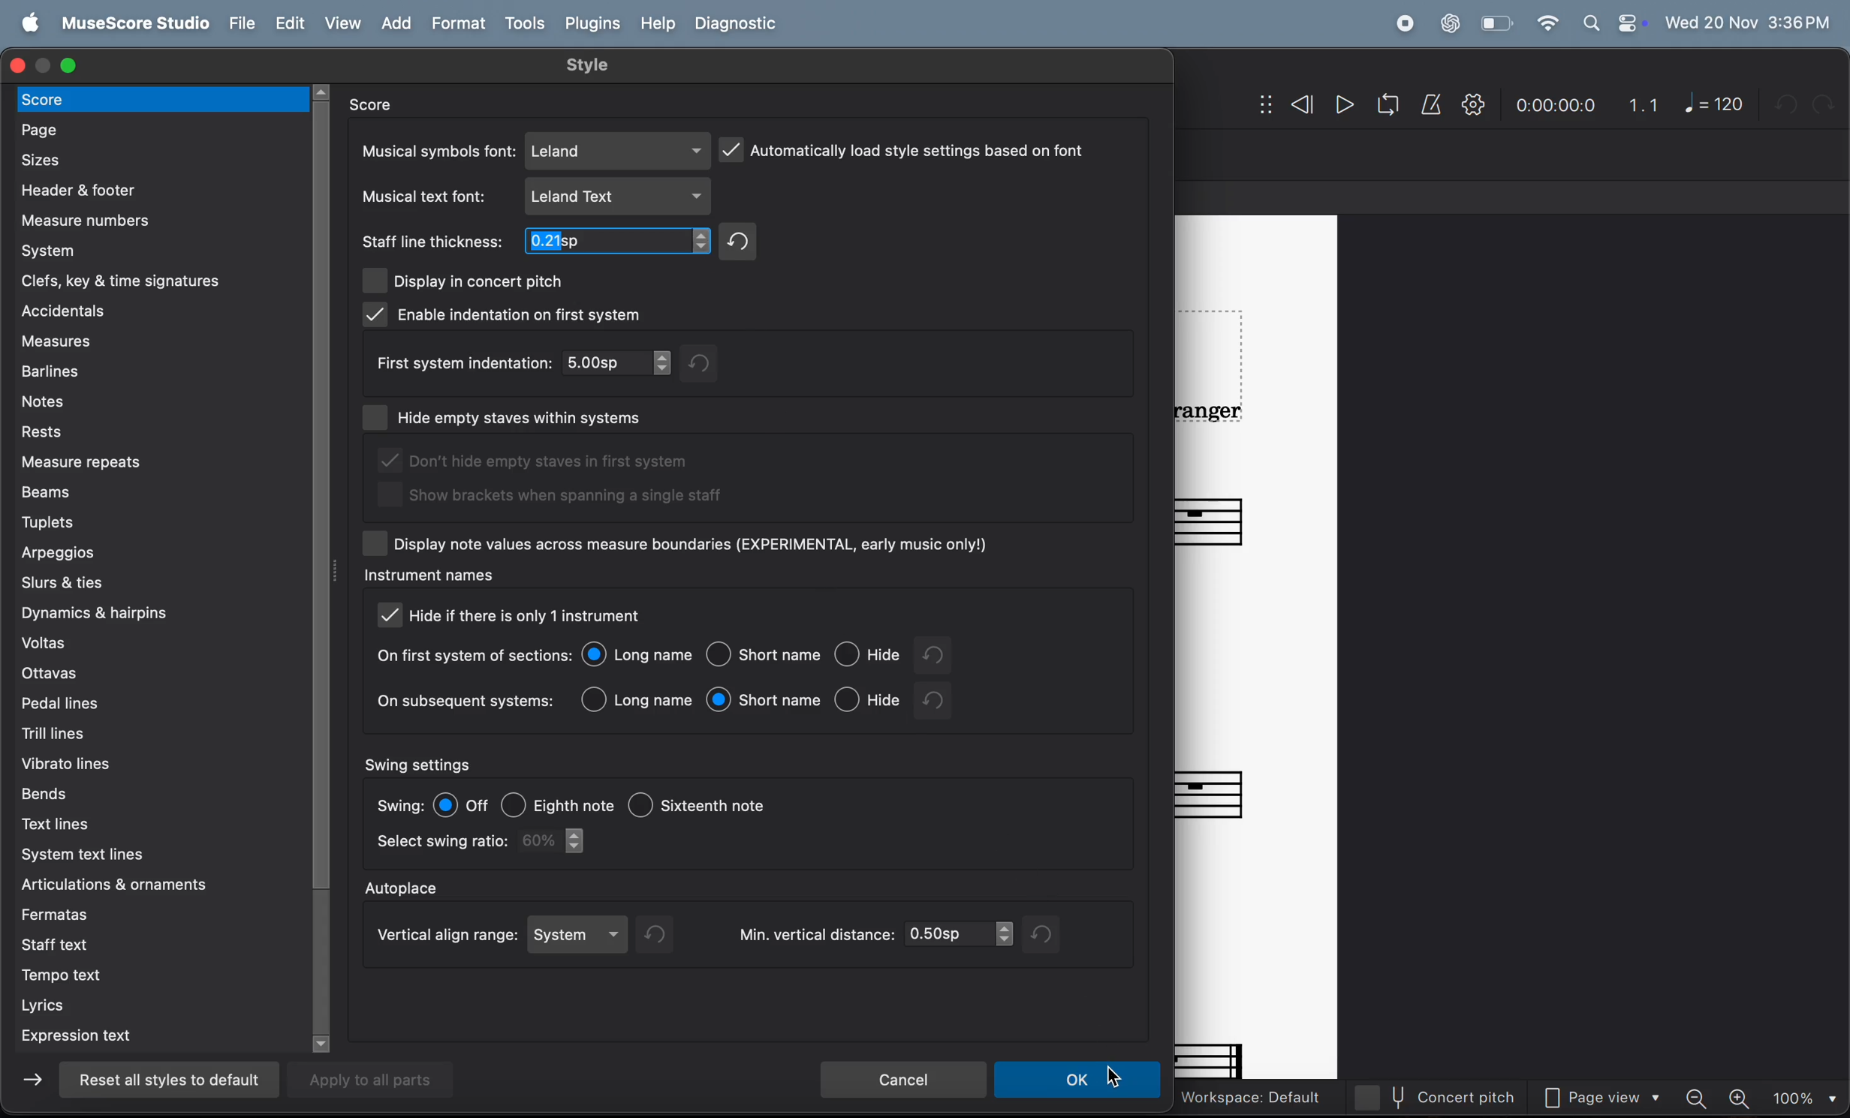  What do you see at coordinates (153, 583) in the screenshot?
I see `slurs and ties` at bounding box center [153, 583].